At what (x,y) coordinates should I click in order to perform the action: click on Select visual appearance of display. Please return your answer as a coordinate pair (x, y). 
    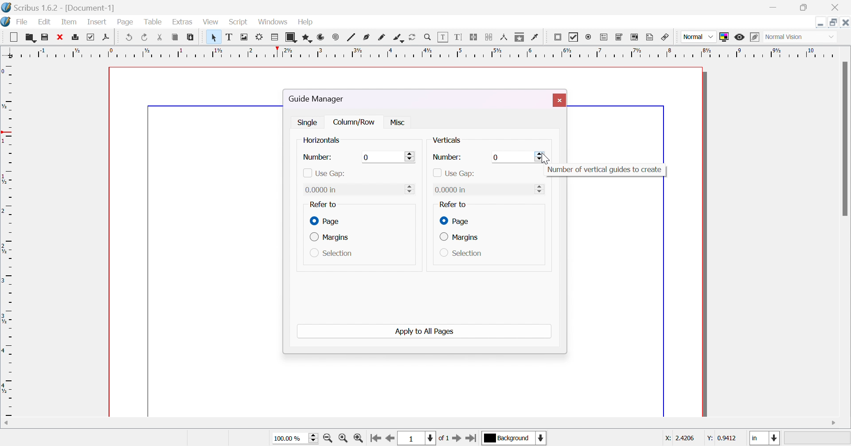
    Looking at the image, I should click on (800, 38).